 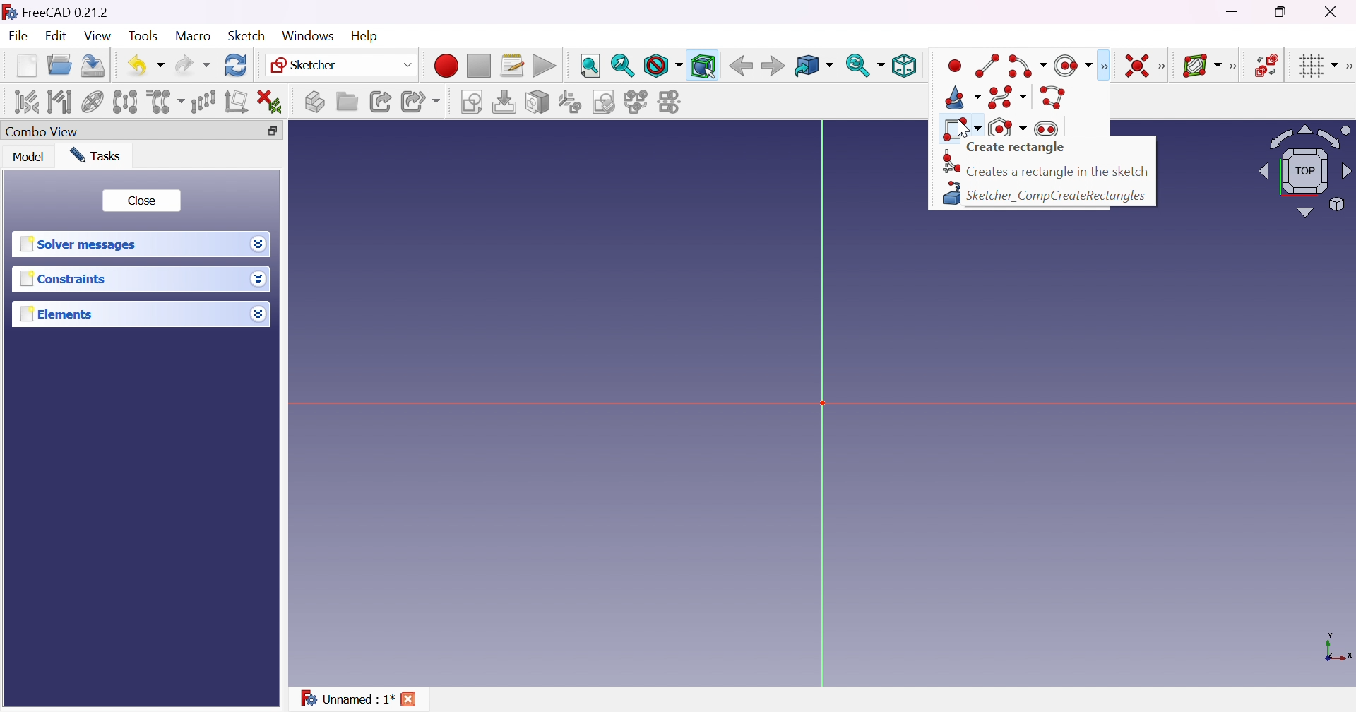 I want to click on Bounding box, so click(x=703, y=66).